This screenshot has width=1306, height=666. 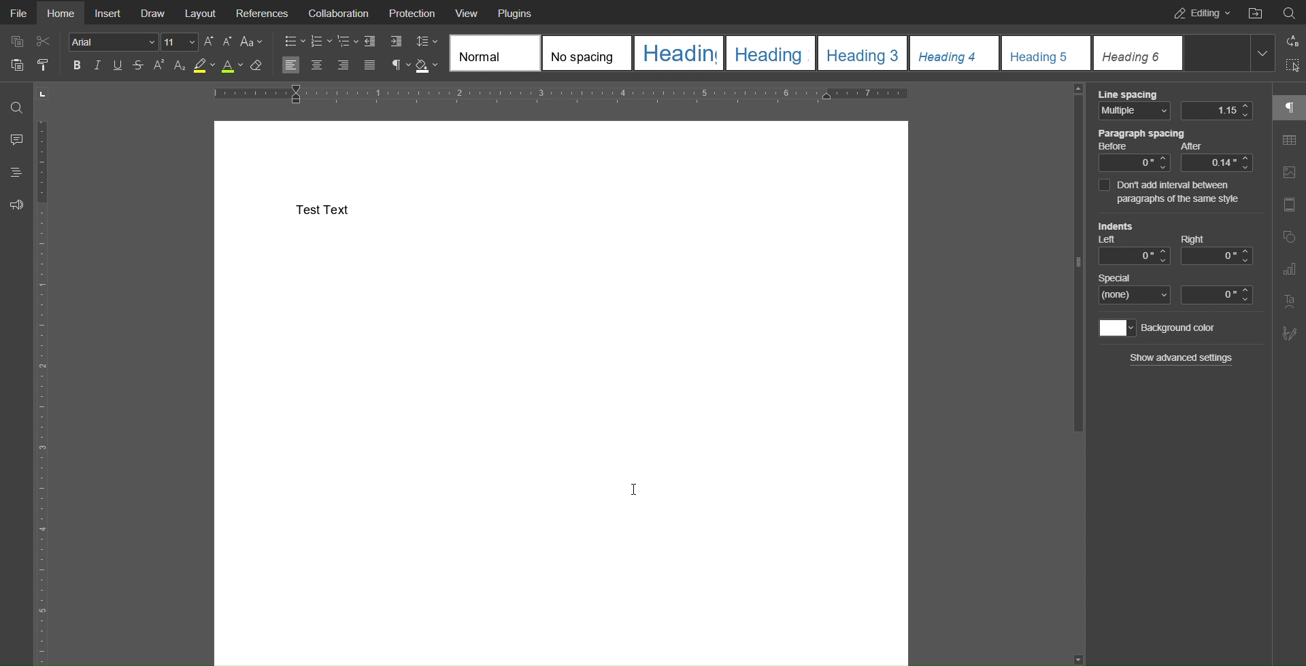 What do you see at coordinates (1175, 192) in the screenshot?
I see `Don't add interval between paragraphs of the same style` at bounding box center [1175, 192].